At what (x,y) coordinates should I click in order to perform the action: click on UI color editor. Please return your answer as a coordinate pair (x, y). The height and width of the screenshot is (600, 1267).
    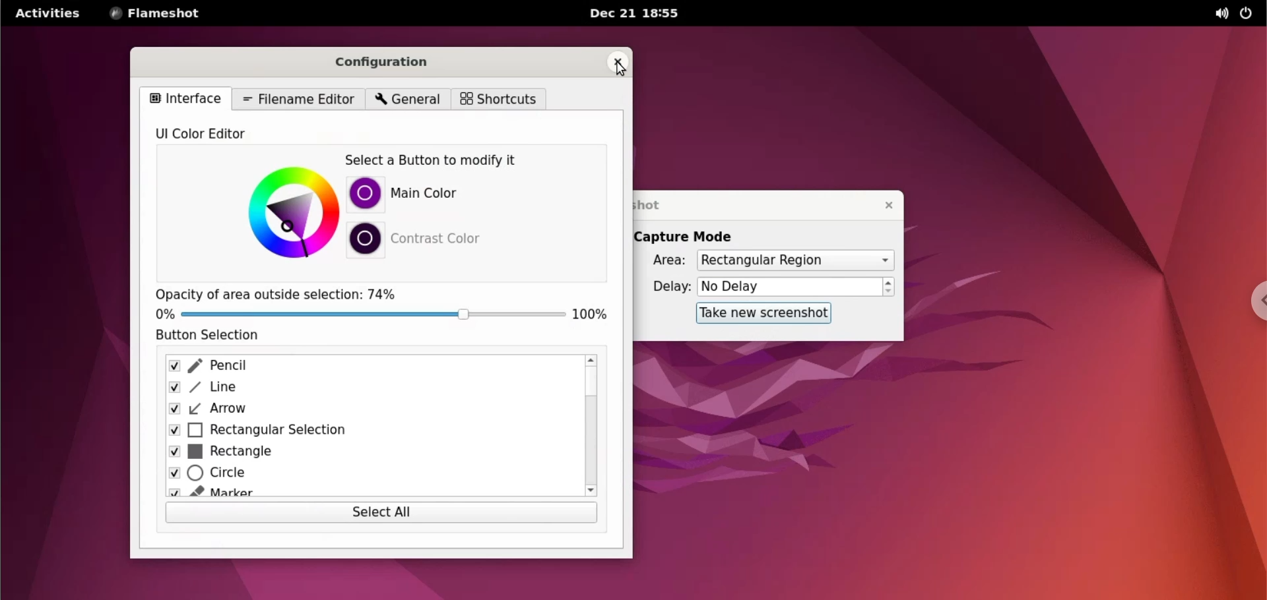
    Looking at the image, I should click on (219, 135).